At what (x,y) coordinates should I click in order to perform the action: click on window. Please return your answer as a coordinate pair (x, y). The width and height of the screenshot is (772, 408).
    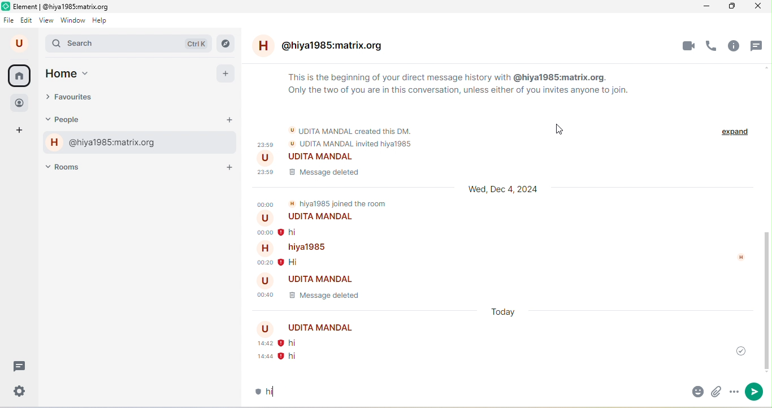
    Looking at the image, I should click on (73, 20).